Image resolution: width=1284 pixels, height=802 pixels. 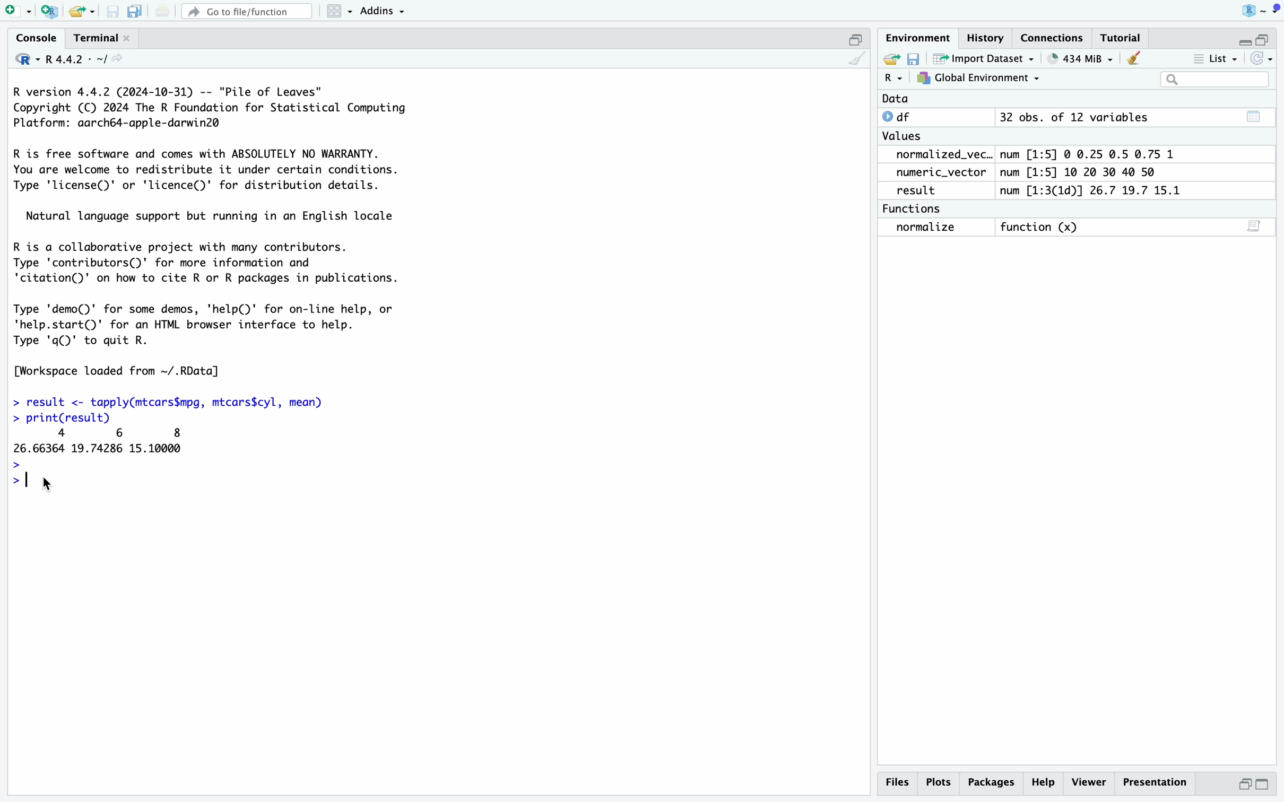 What do you see at coordinates (161, 11) in the screenshot?
I see `Print` at bounding box center [161, 11].